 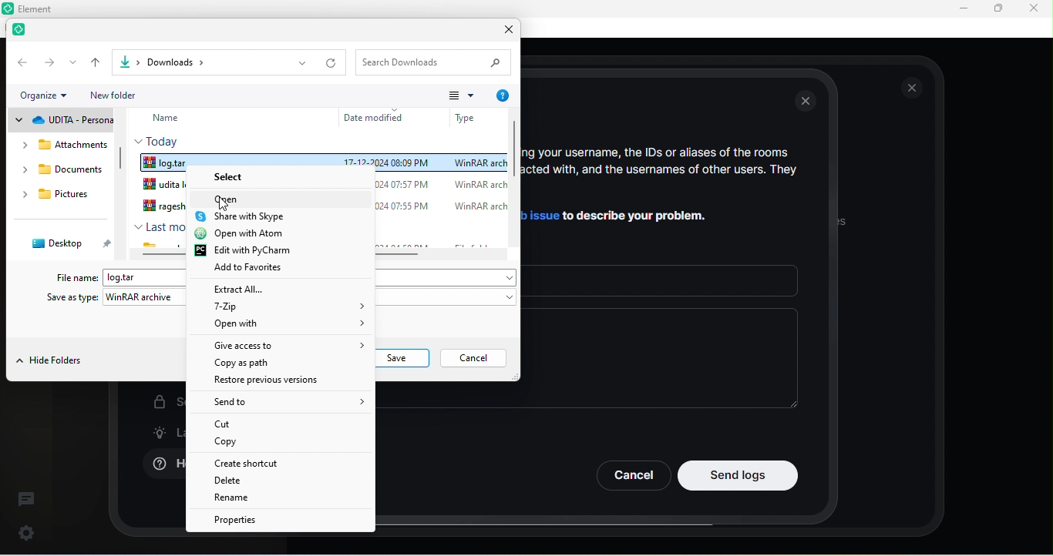 What do you see at coordinates (225, 205) in the screenshot?
I see `cursor movement` at bounding box center [225, 205].